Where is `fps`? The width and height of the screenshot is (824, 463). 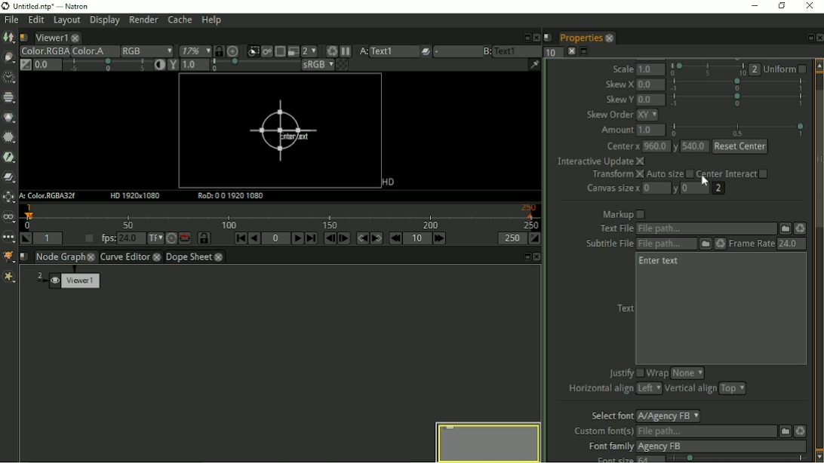 fps is located at coordinates (119, 238).